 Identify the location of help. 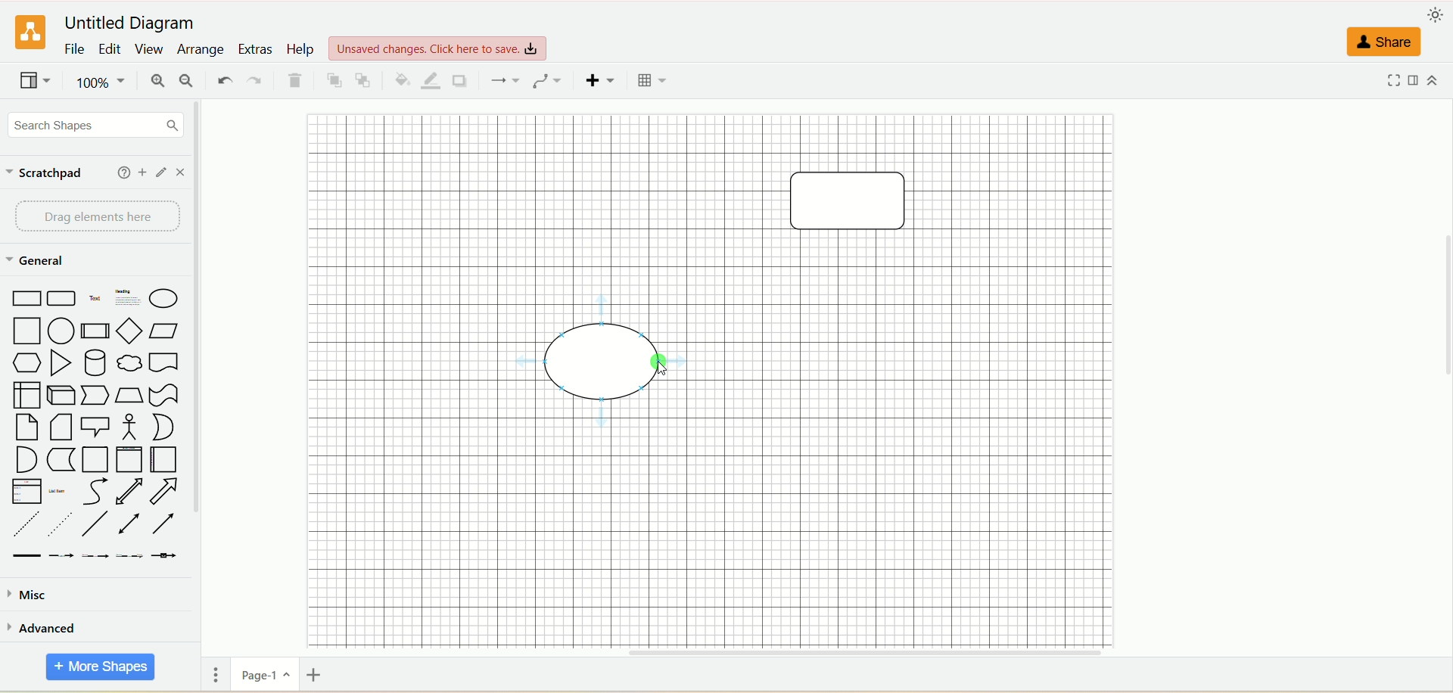
(120, 172).